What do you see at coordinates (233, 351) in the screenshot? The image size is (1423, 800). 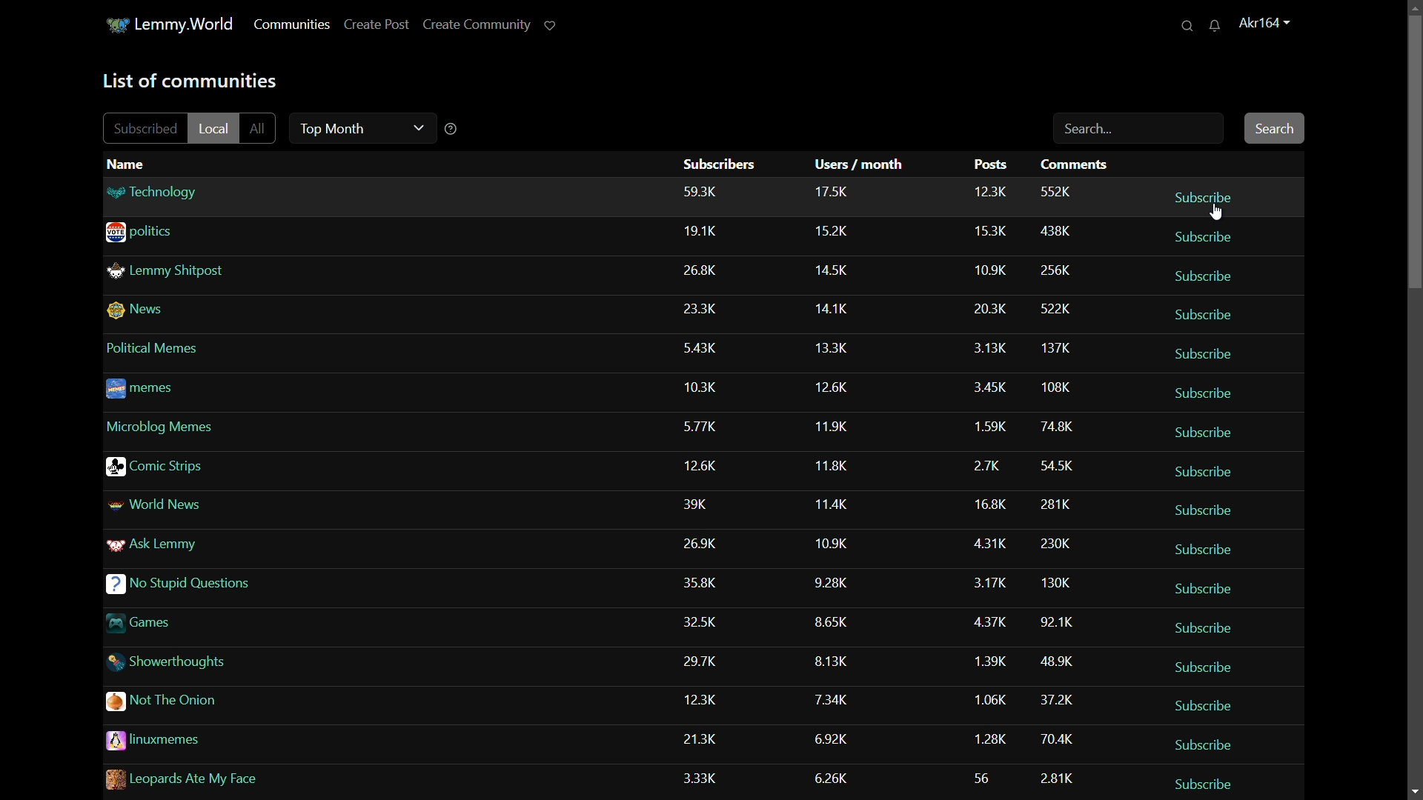 I see `communities name` at bounding box center [233, 351].